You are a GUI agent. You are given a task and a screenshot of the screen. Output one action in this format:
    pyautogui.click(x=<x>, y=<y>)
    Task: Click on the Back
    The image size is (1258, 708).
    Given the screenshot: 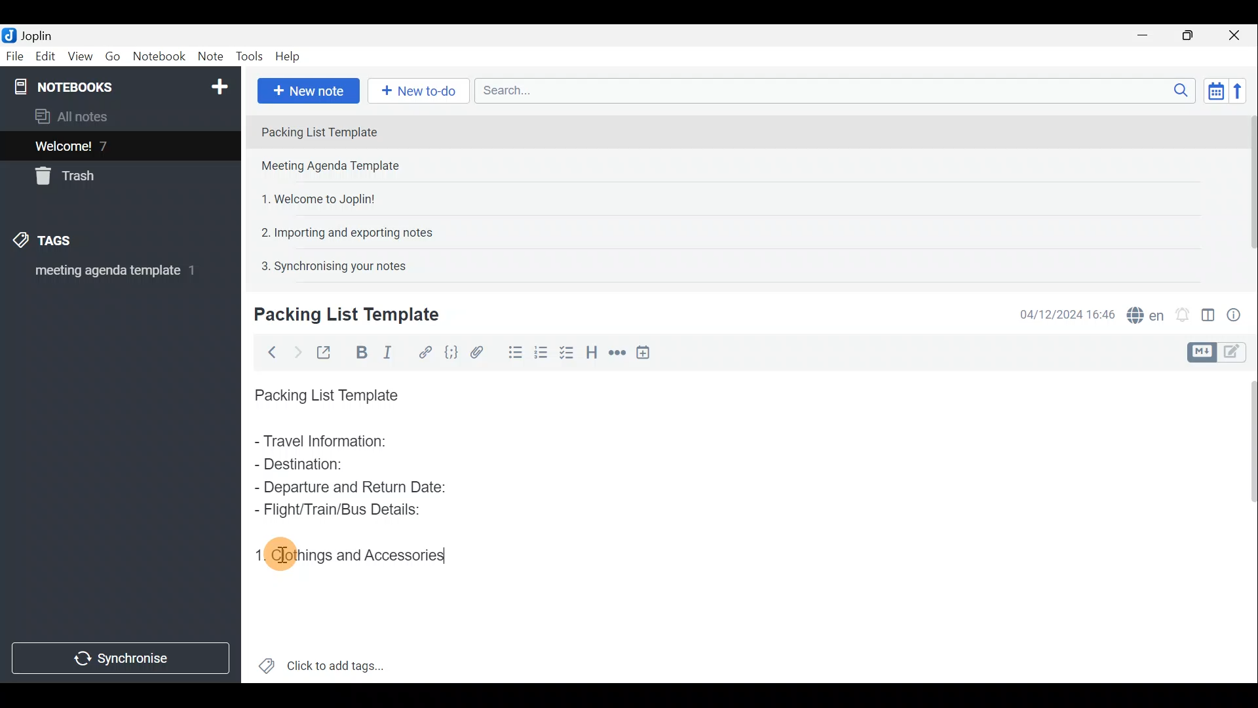 What is the action you would take?
    pyautogui.click(x=269, y=352)
    